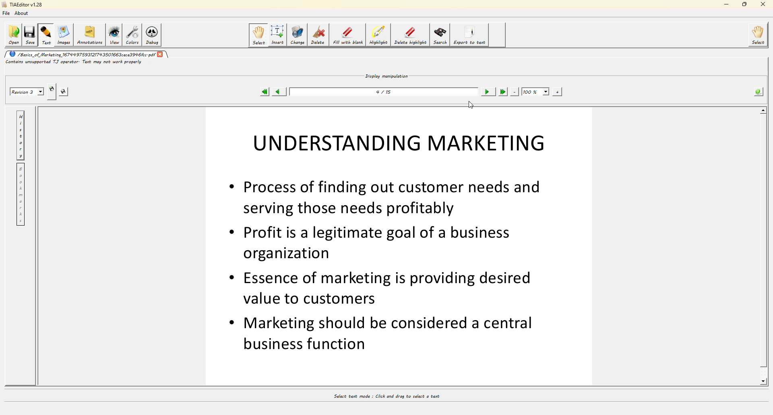  Describe the element at coordinates (378, 35) in the screenshot. I see `highlights` at that location.